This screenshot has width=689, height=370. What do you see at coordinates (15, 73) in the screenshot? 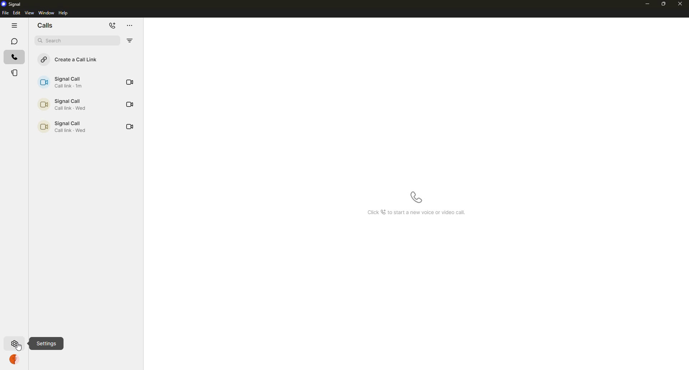
I see `stories` at bounding box center [15, 73].